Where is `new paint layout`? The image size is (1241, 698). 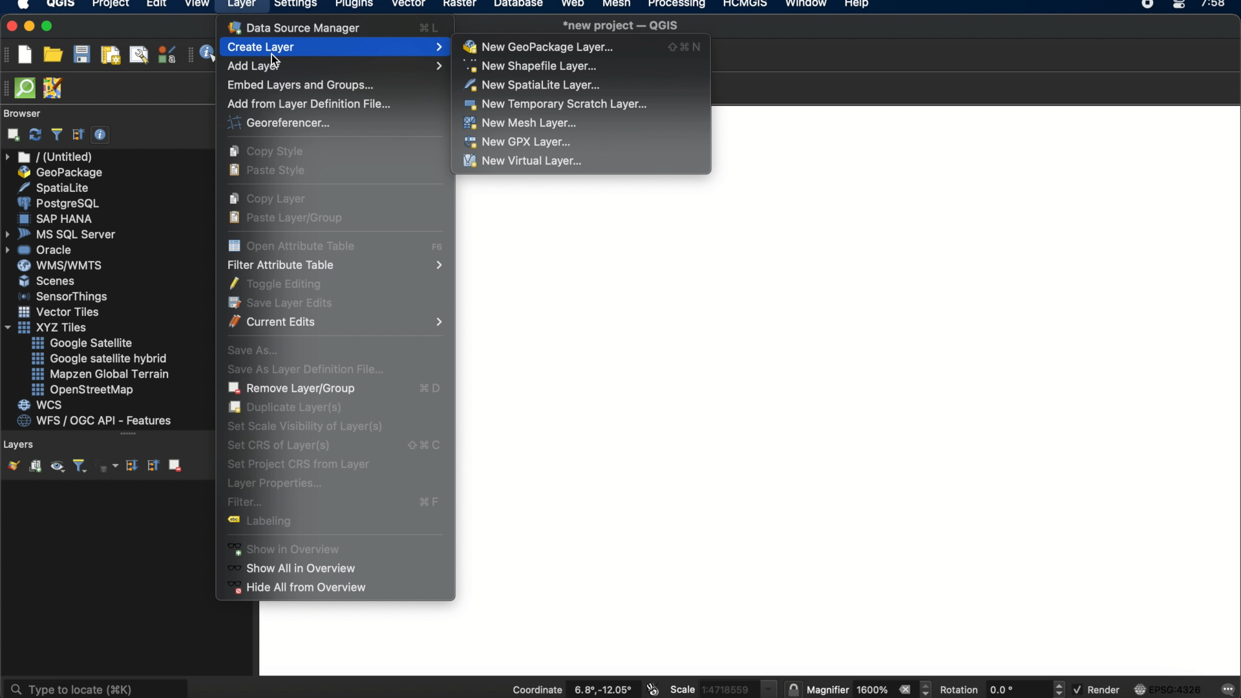 new paint layout is located at coordinates (109, 56).